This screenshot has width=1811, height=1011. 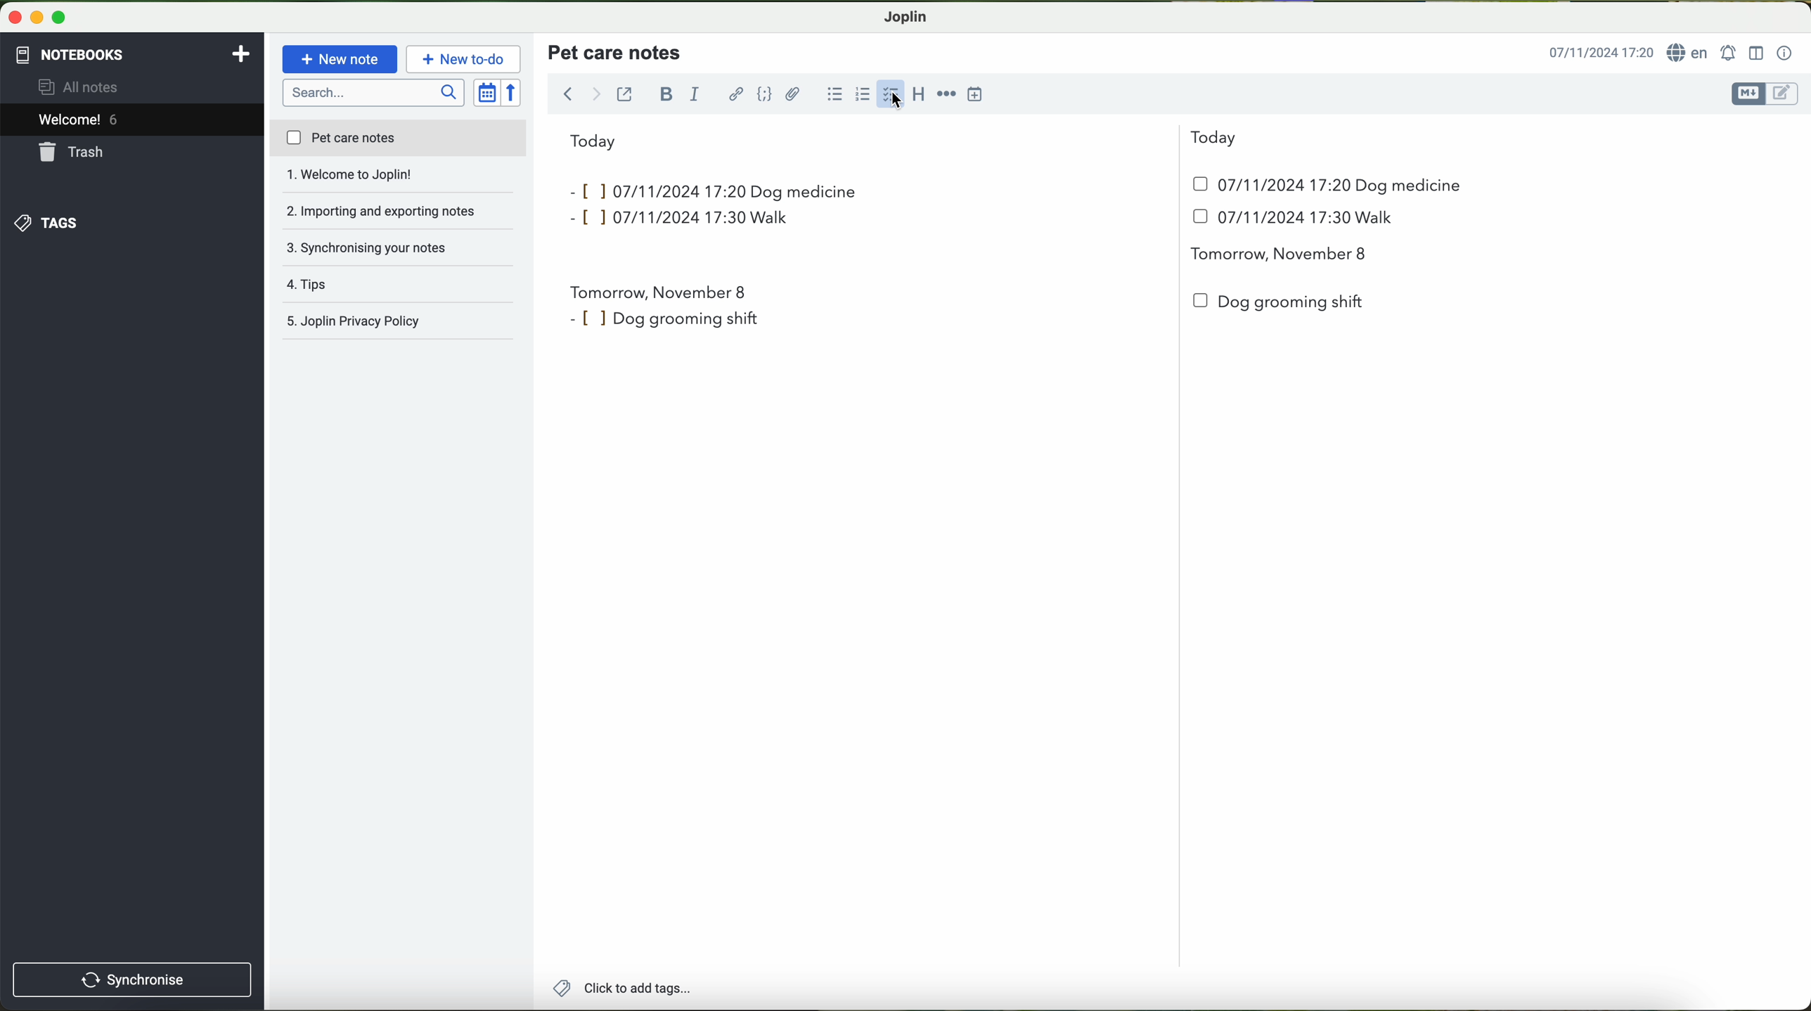 What do you see at coordinates (1013, 223) in the screenshot?
I see `date and hour` at bounding box center [1013, 223].